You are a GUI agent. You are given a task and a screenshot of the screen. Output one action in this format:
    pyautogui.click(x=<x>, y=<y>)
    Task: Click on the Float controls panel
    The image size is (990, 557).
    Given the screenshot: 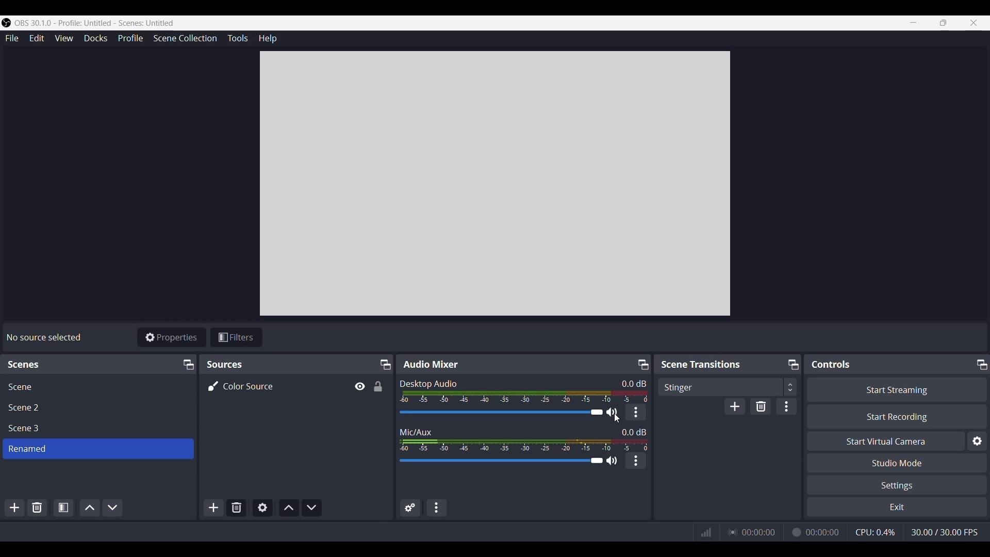 What is the action you would take?
    pyautogui.click(x=982, y=364)
    